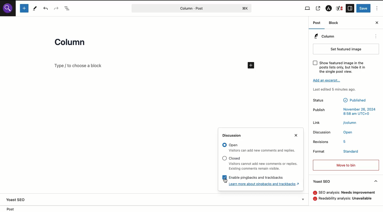 The width and height of the screenshot is (383, 212). What do you see at coordinates (321, 141) in the screenshot?
I see `Revisions` at bounding box center [321, 141].